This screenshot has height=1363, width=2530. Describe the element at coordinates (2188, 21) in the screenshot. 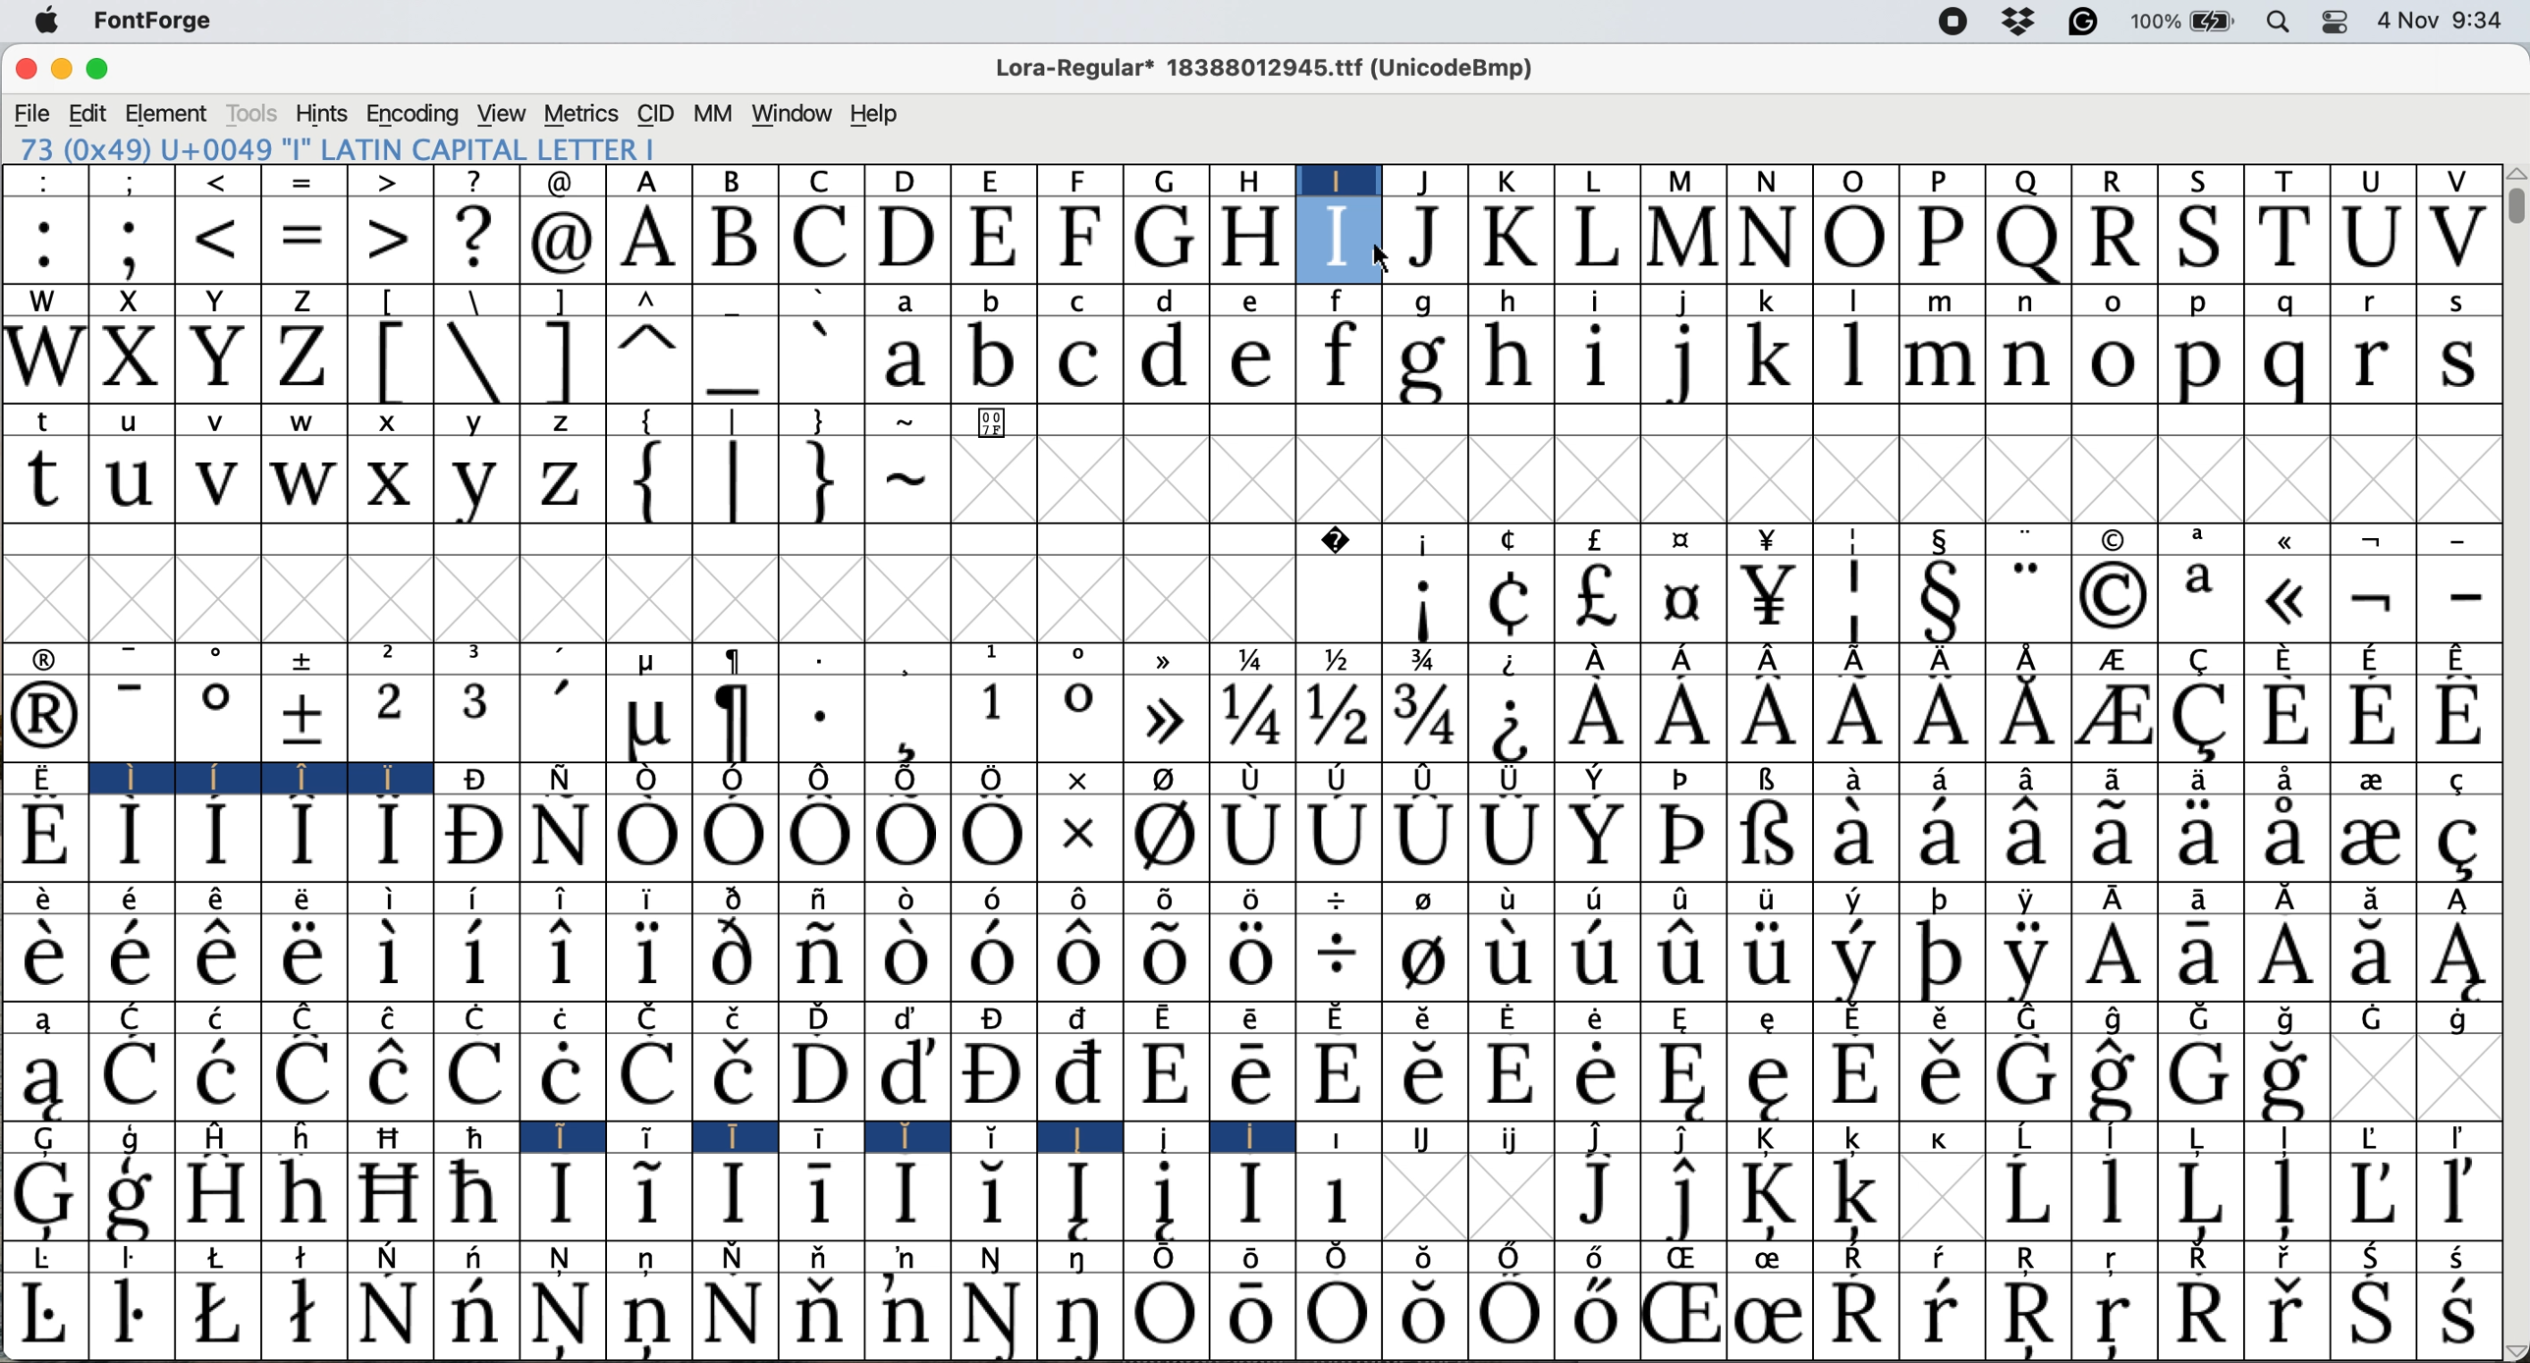

I see `battery 100%` at that location.